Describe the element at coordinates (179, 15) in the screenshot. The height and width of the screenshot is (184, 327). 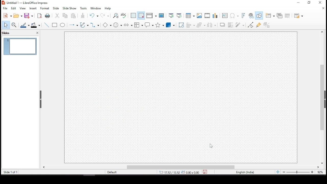
I see `start from current slide` at that location.